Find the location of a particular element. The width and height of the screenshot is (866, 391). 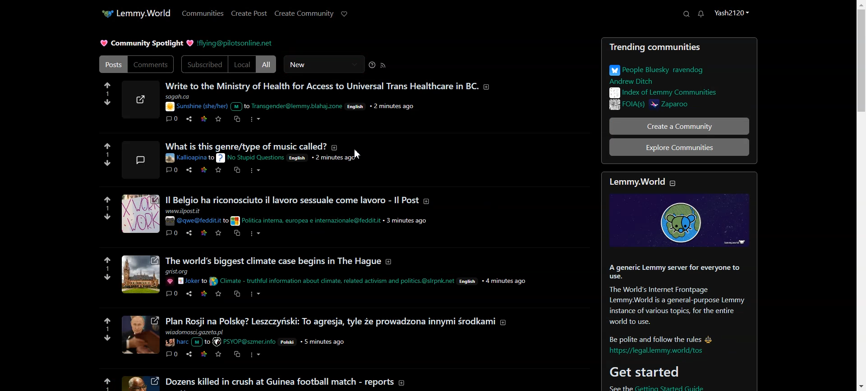

Create Post is located at coordinates (249, 14).